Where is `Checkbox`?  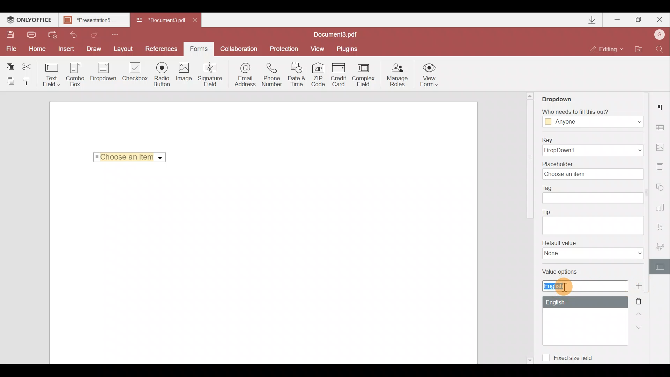 Checkbox is located at coordinates (134, 73).